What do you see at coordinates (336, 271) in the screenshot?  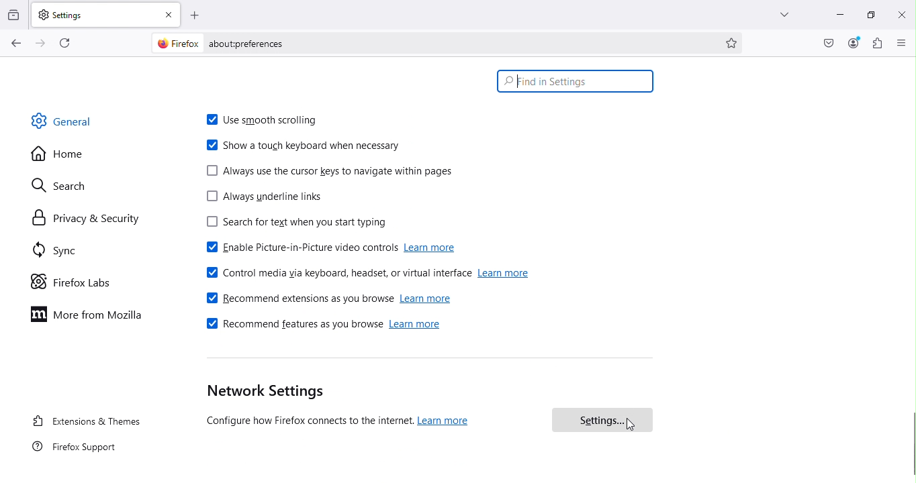 I see `Control media via keyboard, headset or virtual interface` at bounding box center [336, 271].